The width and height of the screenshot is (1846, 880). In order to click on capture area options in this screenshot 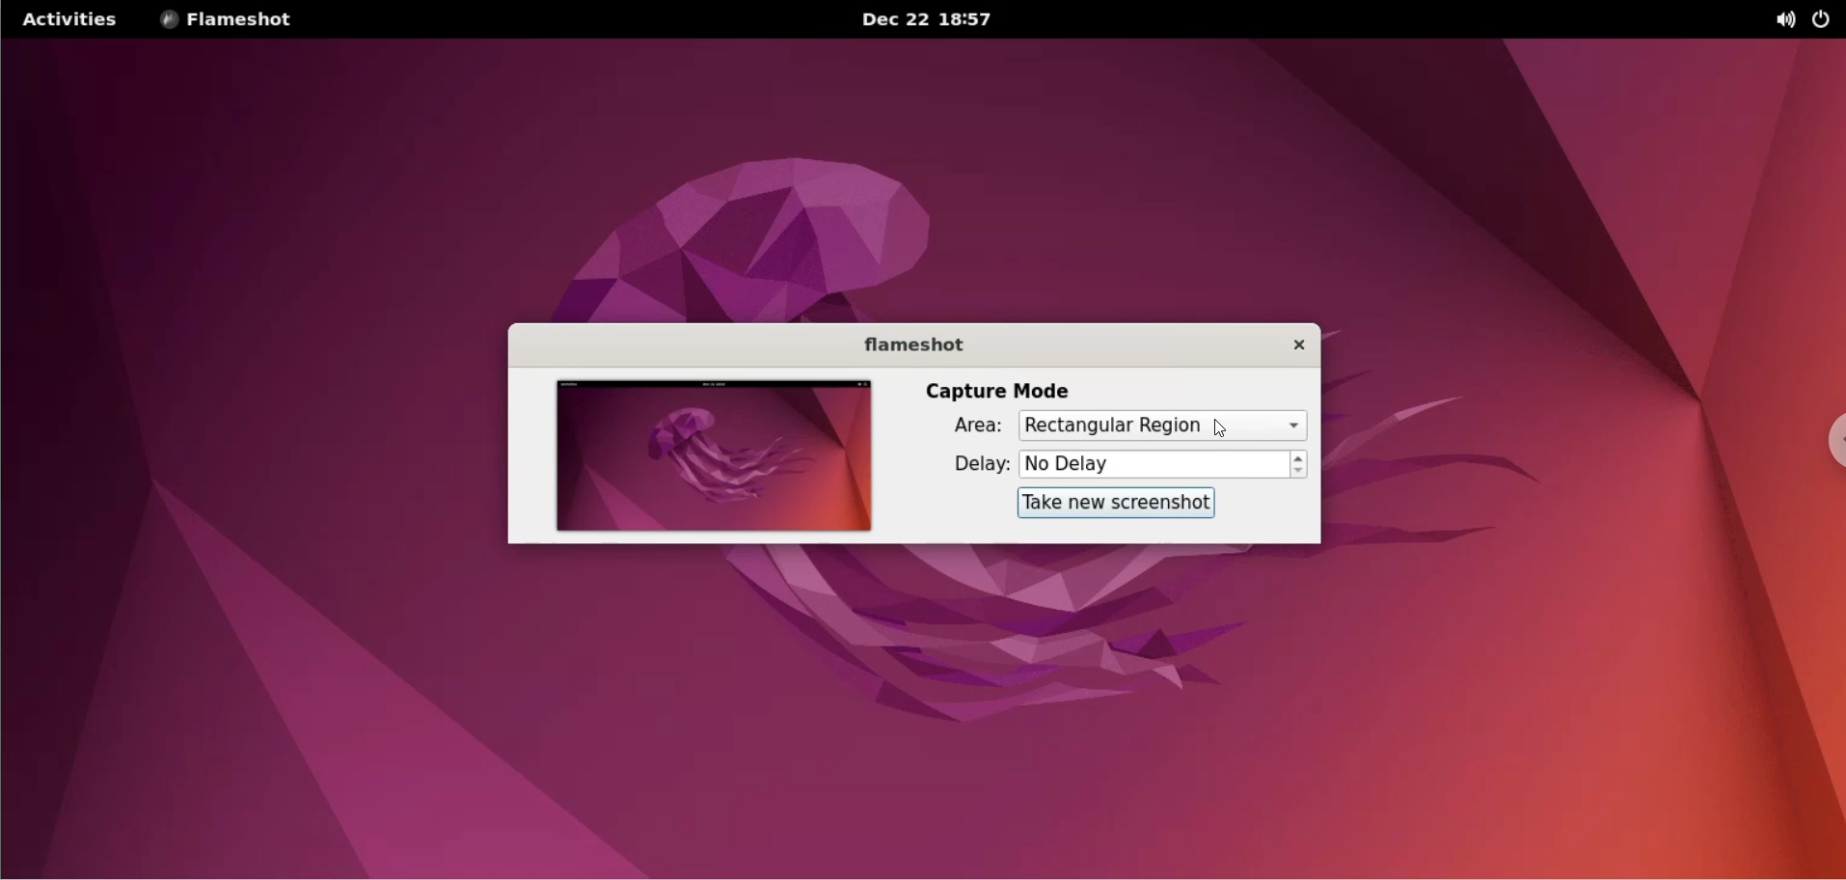, I will do `click(1165, 426)`.